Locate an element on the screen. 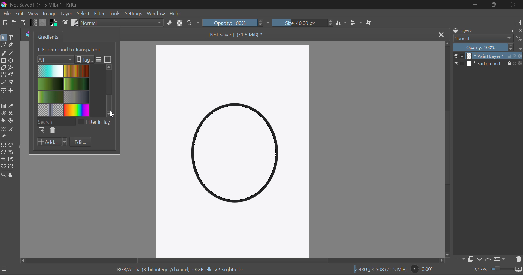  Choose Workspace is located at coordinates (518, 22).